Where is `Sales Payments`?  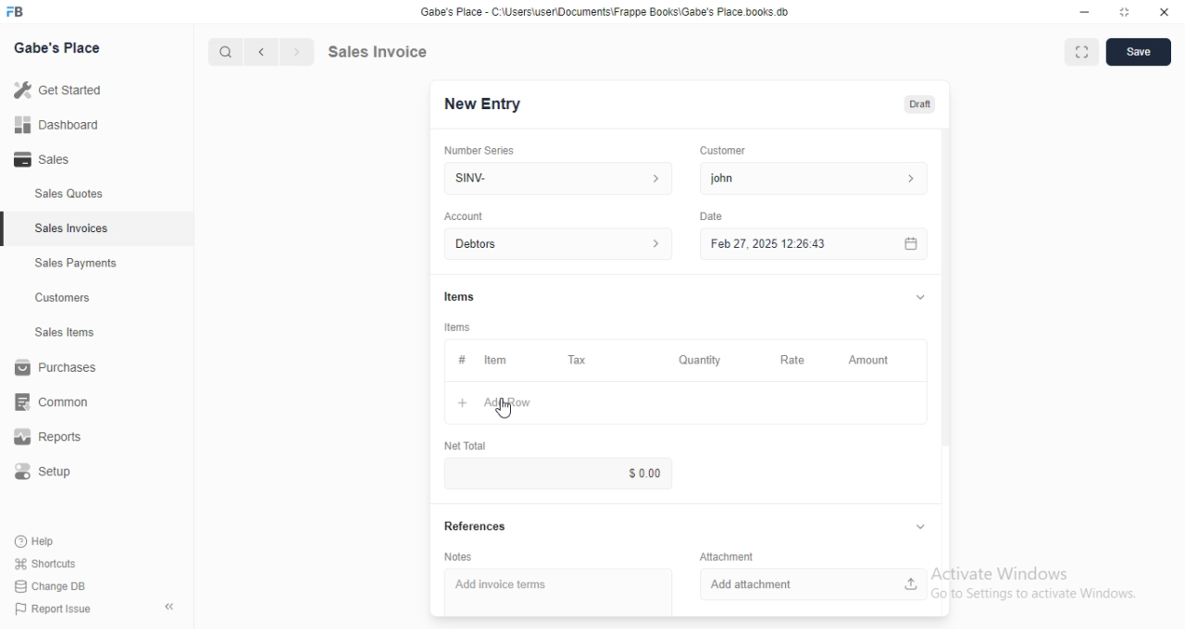 Sales Payments is located at coordinates (76, 264).